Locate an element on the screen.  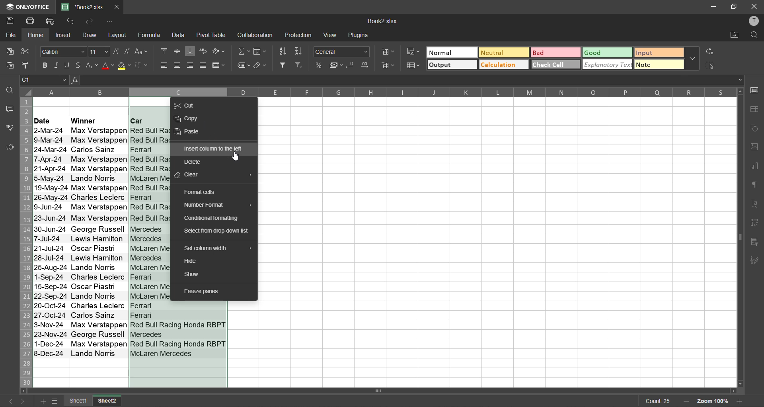
sort descending is located at coordinates (300, 51).